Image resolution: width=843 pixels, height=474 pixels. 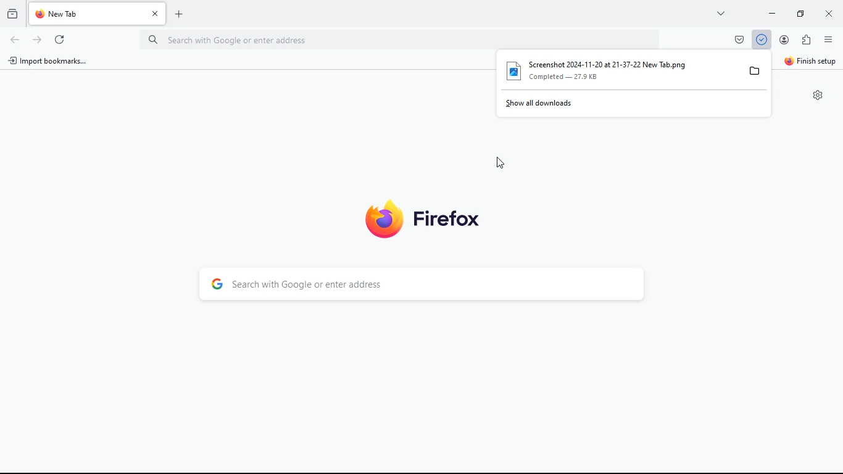 What do you see at coordinates (810, 62) in the screenshot?
I see `finish setup` at bounding box center [810, 62].